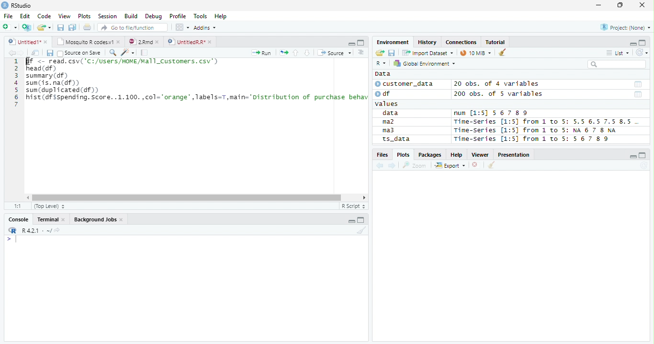 This screenshot has height=344, width=654. Describe the element at coordinates (8, 16) in the screenshot. I see `File` at that location.